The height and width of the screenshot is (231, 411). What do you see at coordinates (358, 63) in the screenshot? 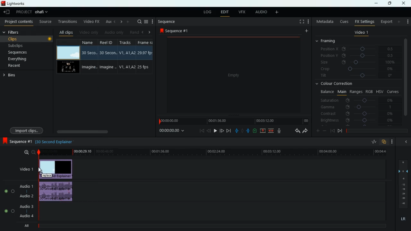
I see `size` at bounding box center [358, 63].